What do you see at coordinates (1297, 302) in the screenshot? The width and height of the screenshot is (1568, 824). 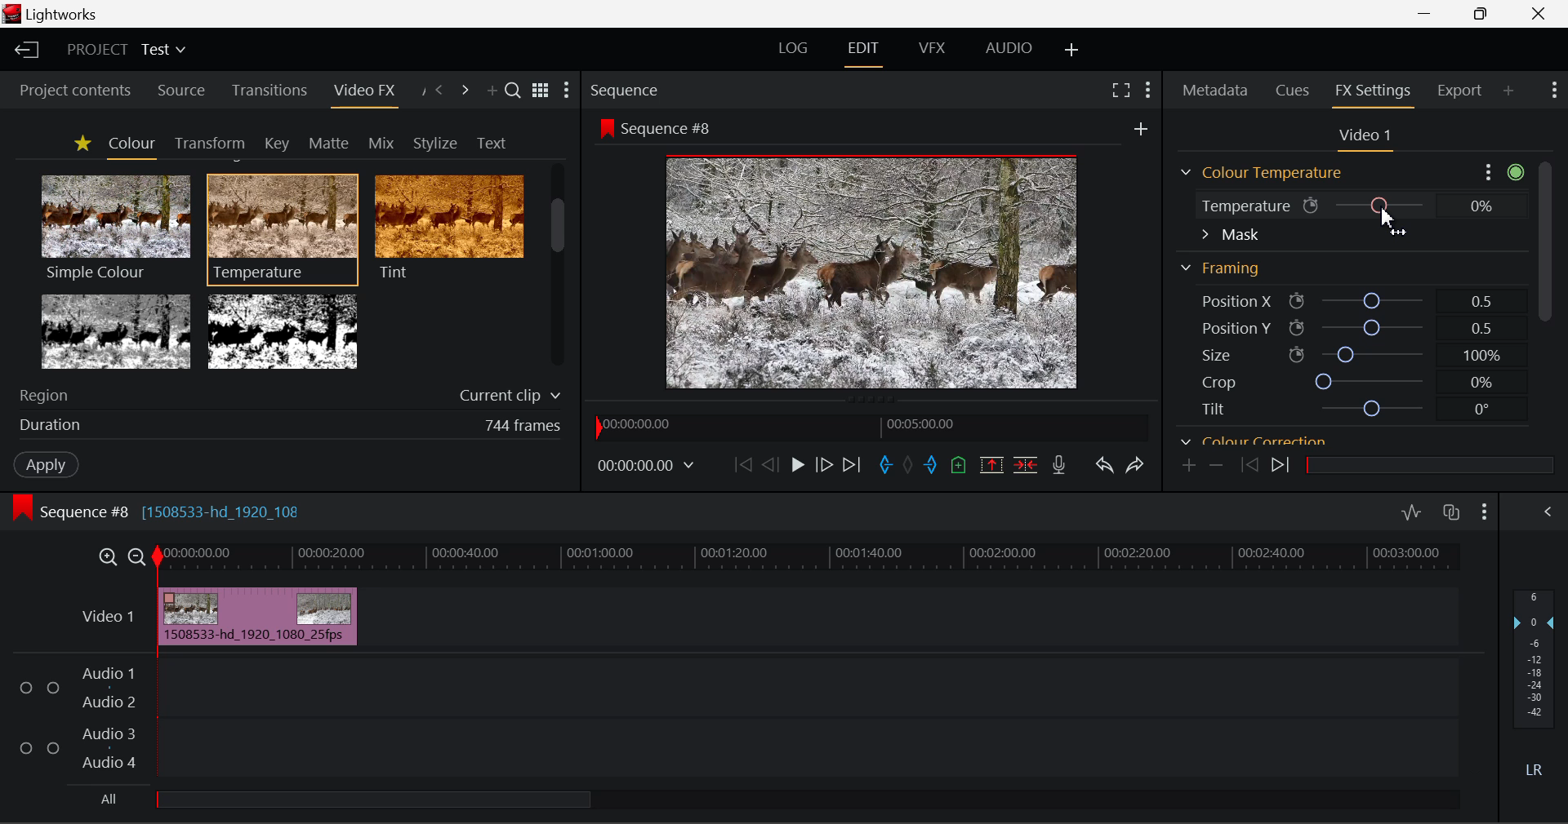 I see `icon` at bounding box center [1297, 302].